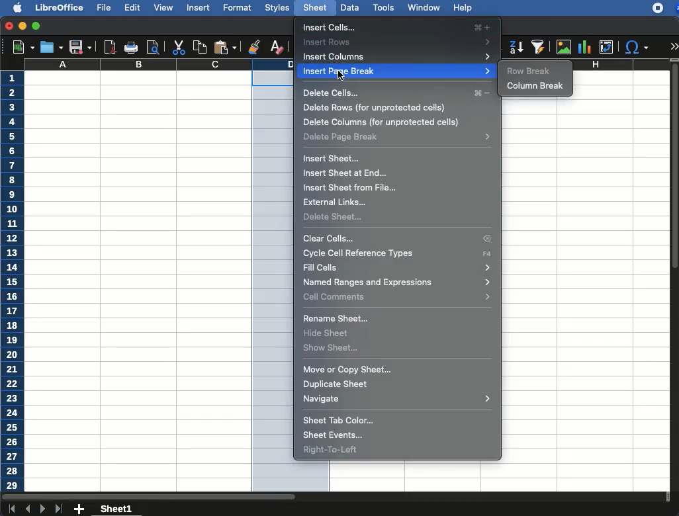  Describe the element at coordinates (529, 71) in the screenshot. I see `row break` at that location.